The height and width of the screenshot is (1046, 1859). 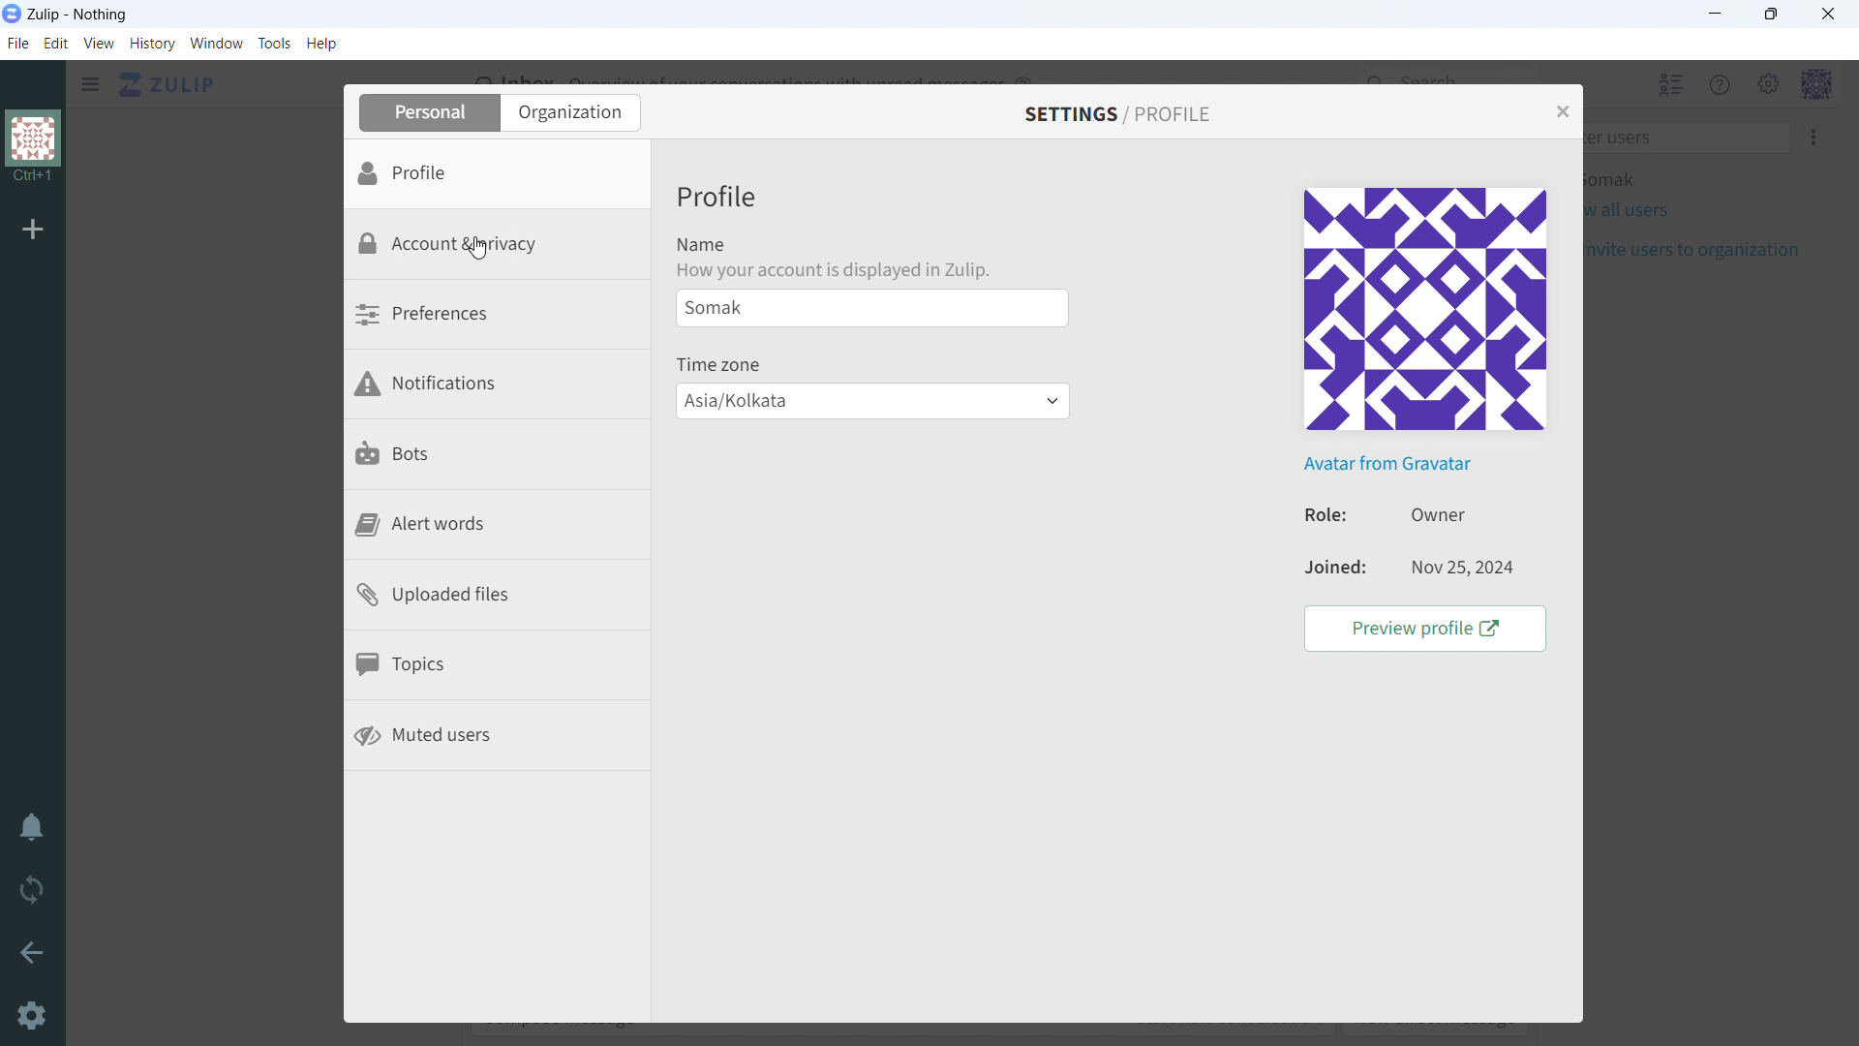 I want to click on topics, so click(x=498, y=668).